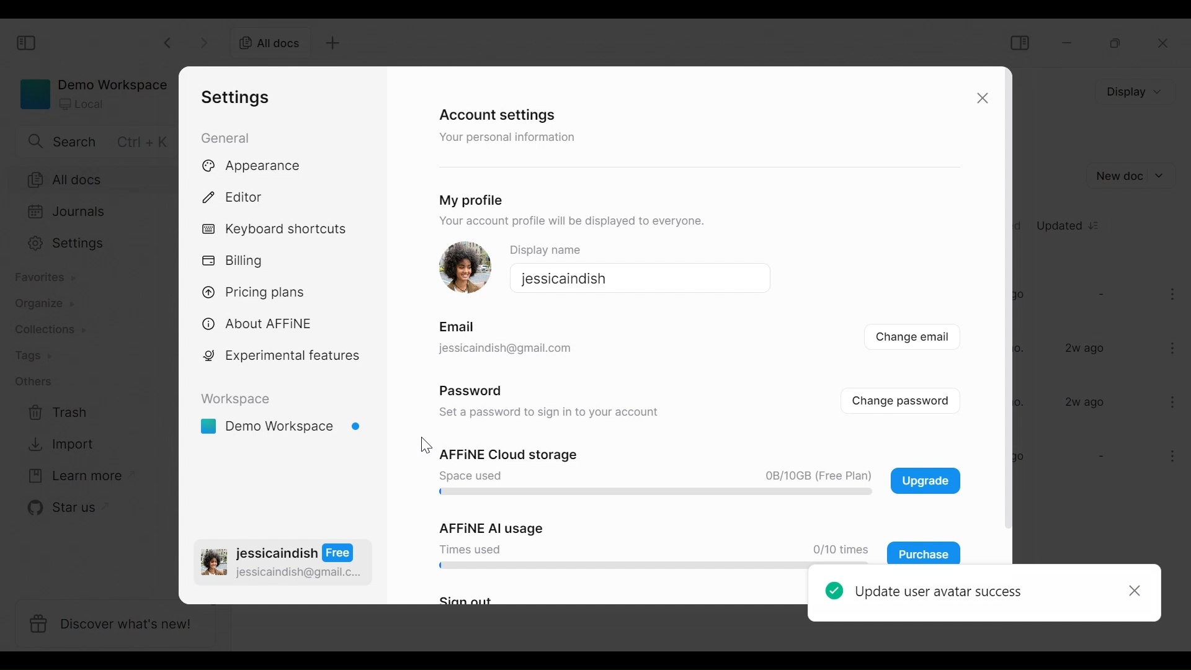 The width and height of the screenshot is (1191, 670). Describe the element at coordinates (650, 493) in the screenshot. I see `progress bar` at that location.